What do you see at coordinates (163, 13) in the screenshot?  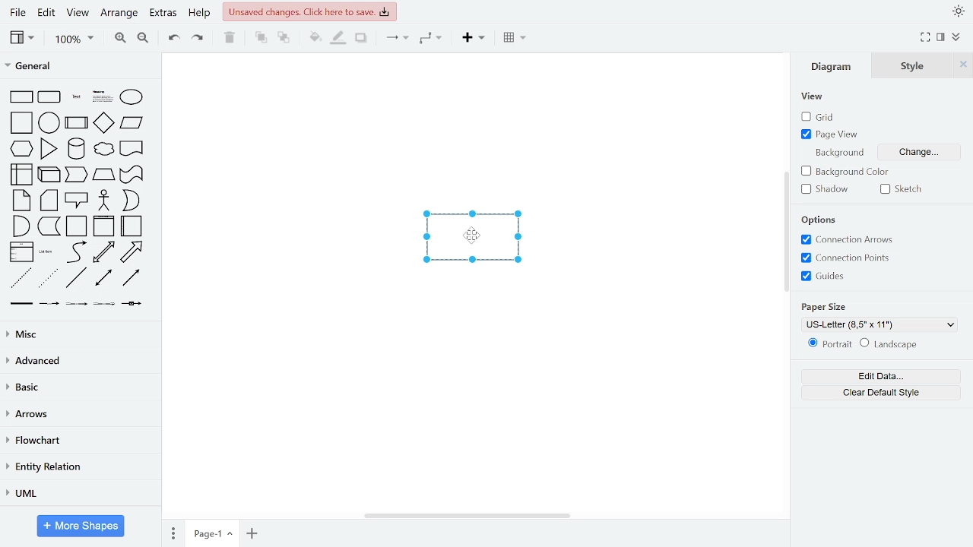 I see `extras` at bounding box center [163, 13].